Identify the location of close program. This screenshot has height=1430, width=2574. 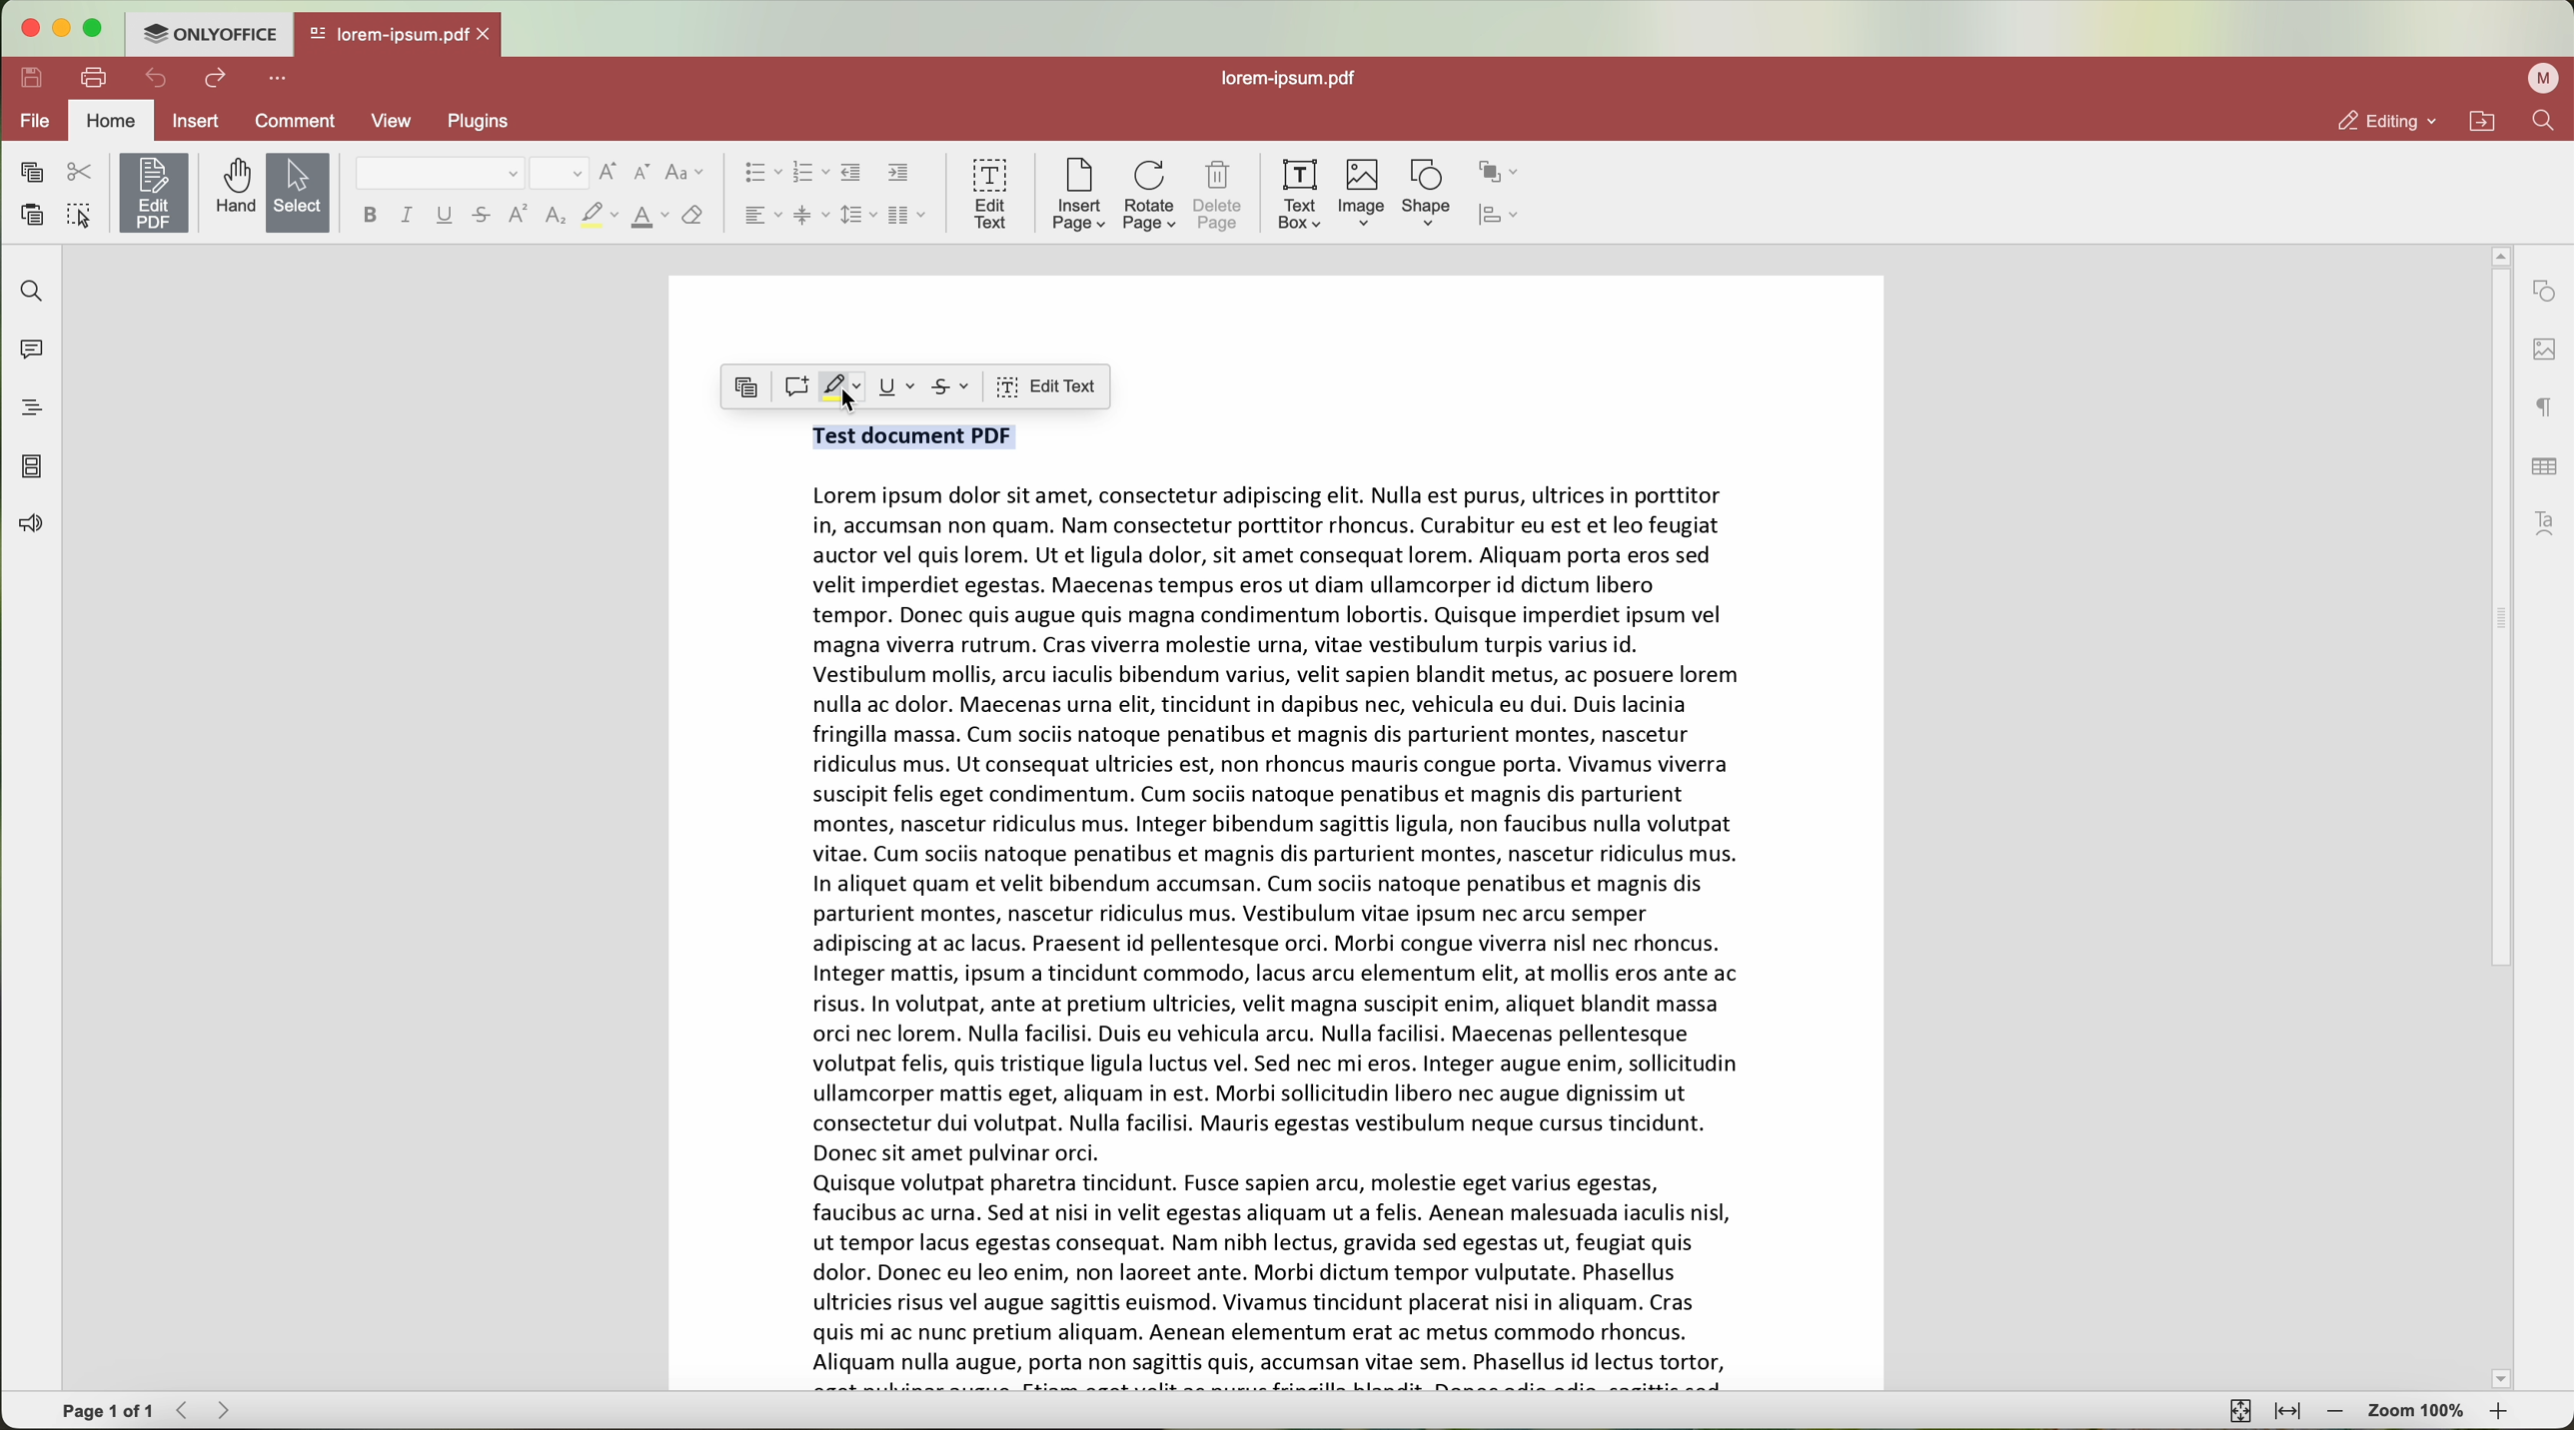
(24, 29).